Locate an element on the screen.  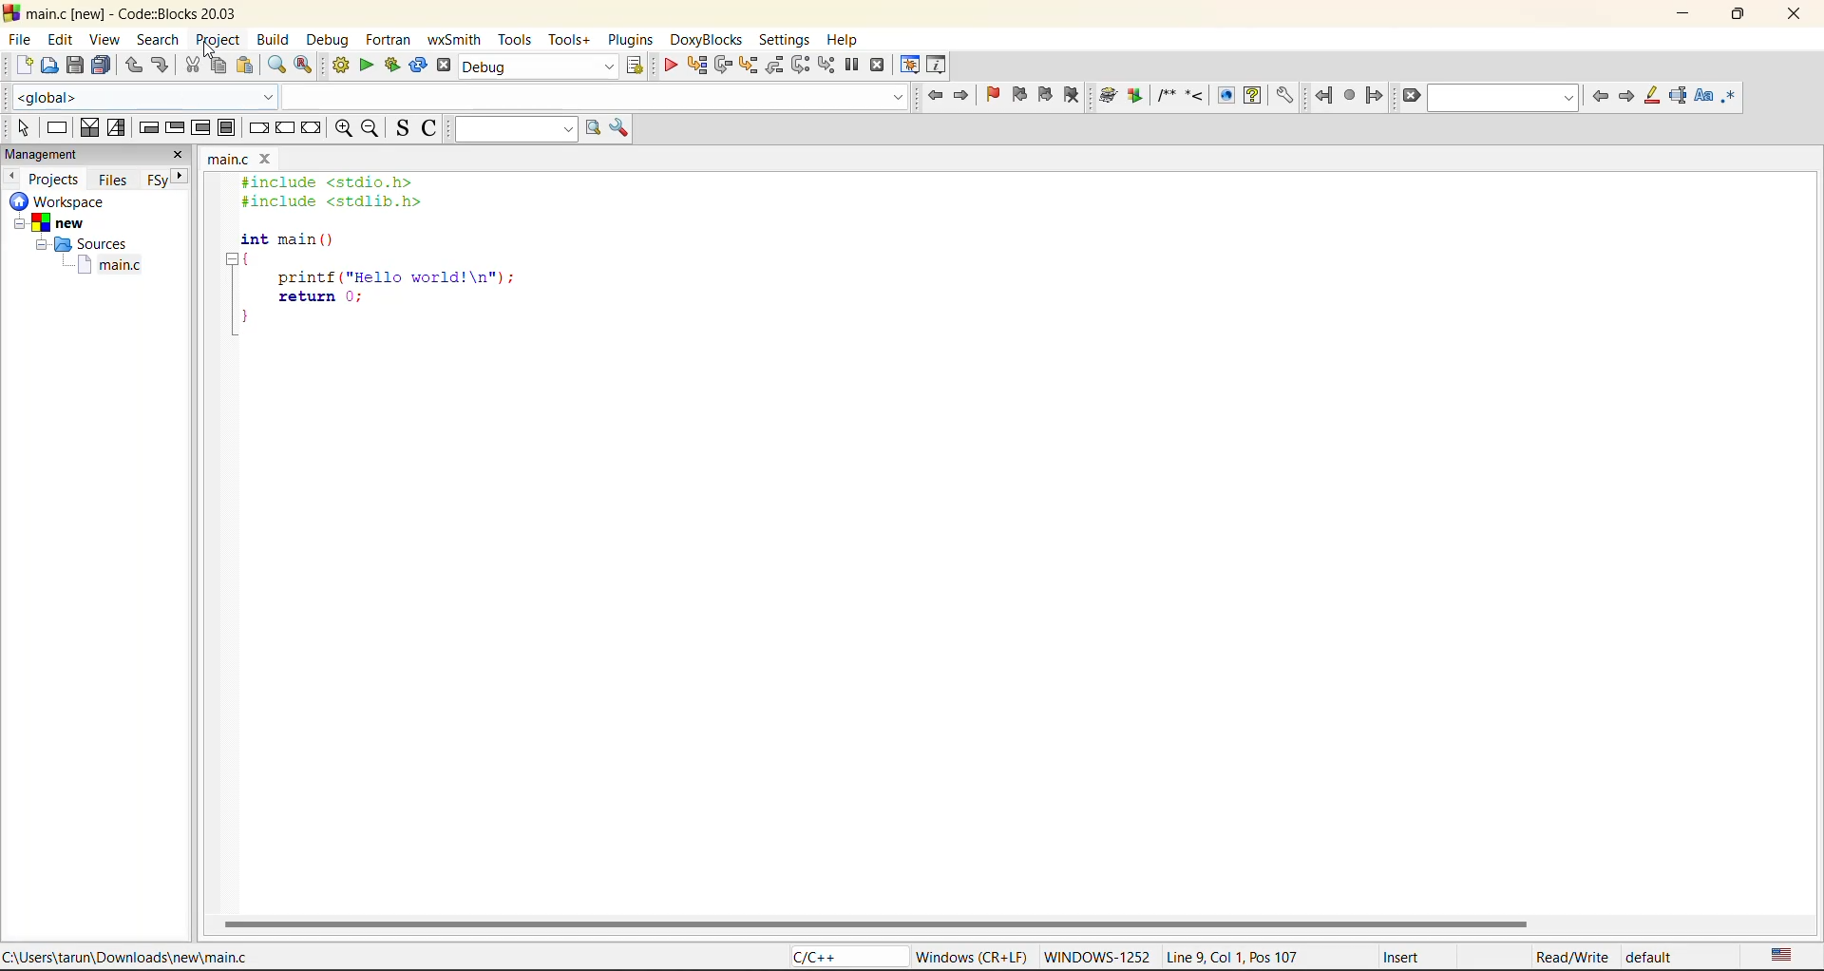
Windows (CR+LF) is located at coordinates (968, 956).